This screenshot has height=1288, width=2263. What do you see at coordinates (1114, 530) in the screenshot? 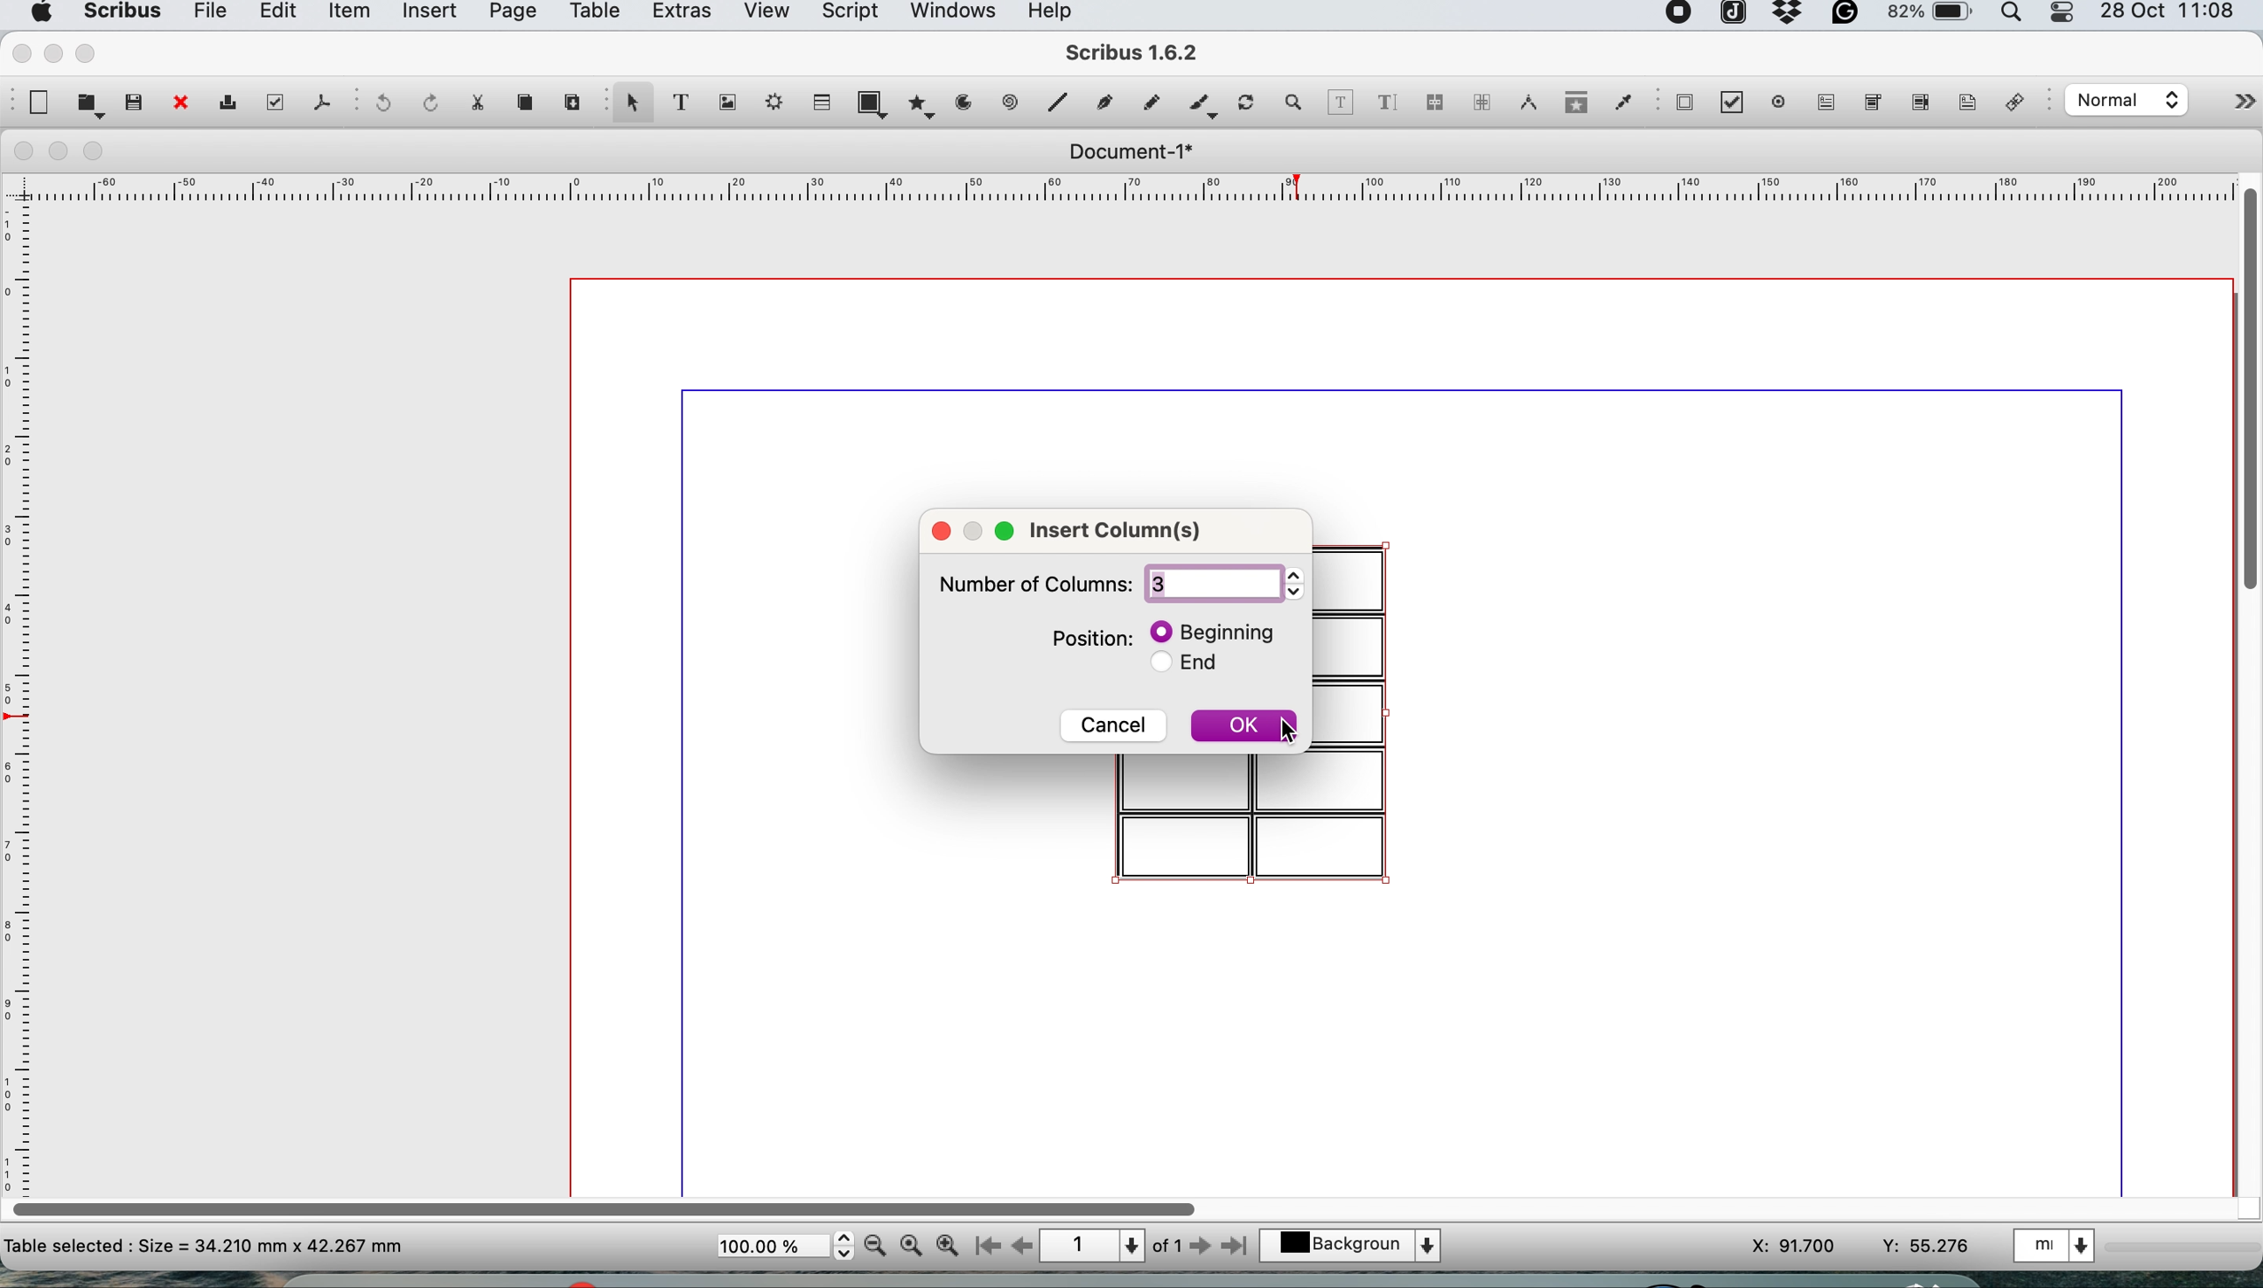
I see `insert columns` at bounding box center [1114, 530].